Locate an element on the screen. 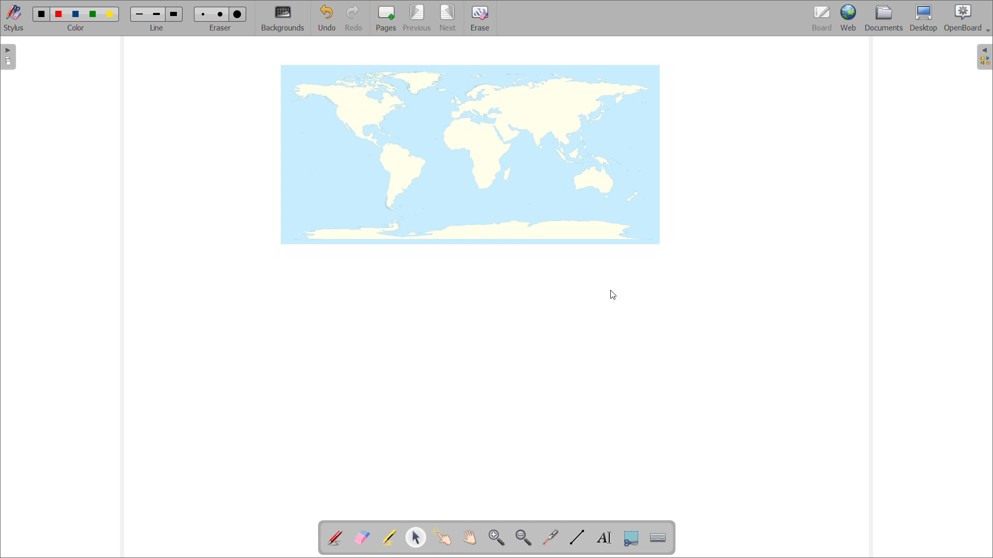 This screenshot has width=993, height=558. select and modify object is located at coordinates (416, 538).